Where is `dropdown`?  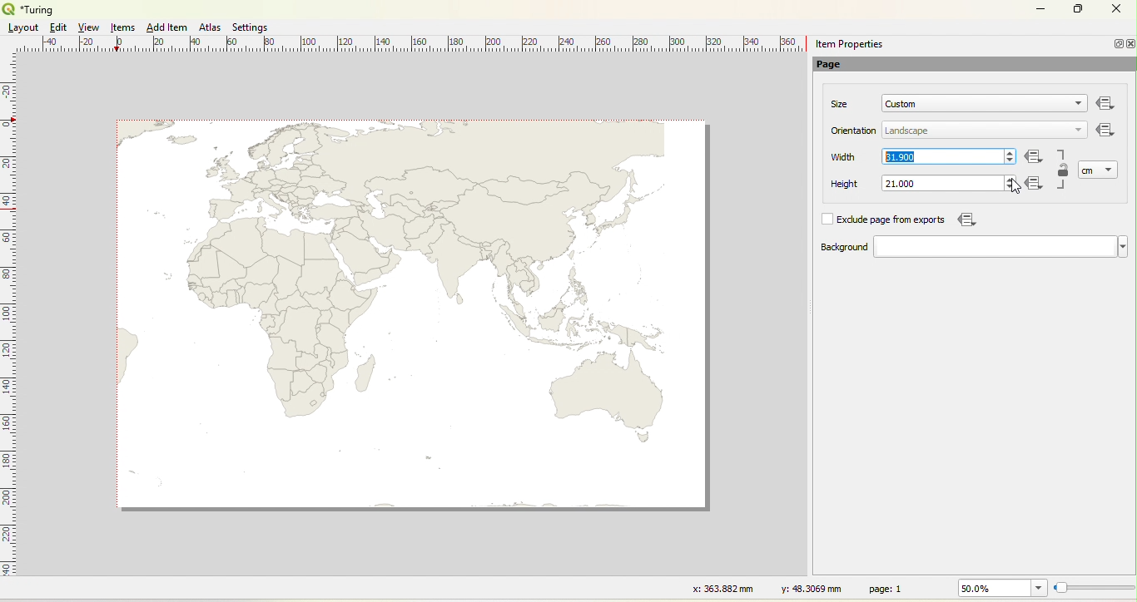 dropdown is located at coordinates (1075, 105).